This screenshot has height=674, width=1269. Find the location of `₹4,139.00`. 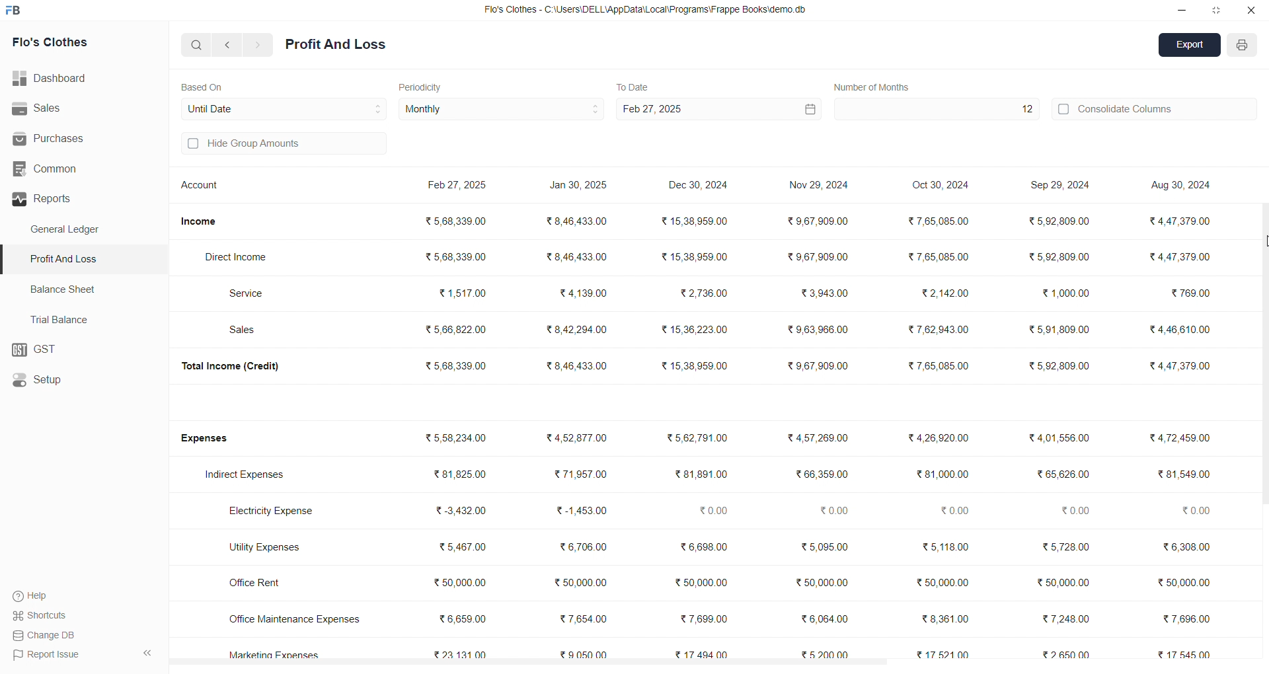

₹4,139.00 is located at coordinates (583, 293).